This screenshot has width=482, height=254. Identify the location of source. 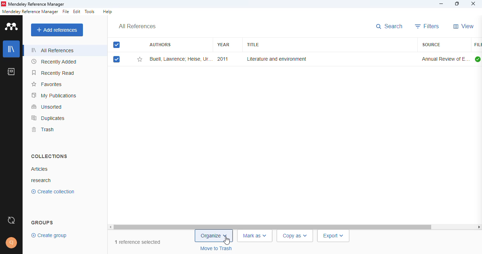
(431, 44).